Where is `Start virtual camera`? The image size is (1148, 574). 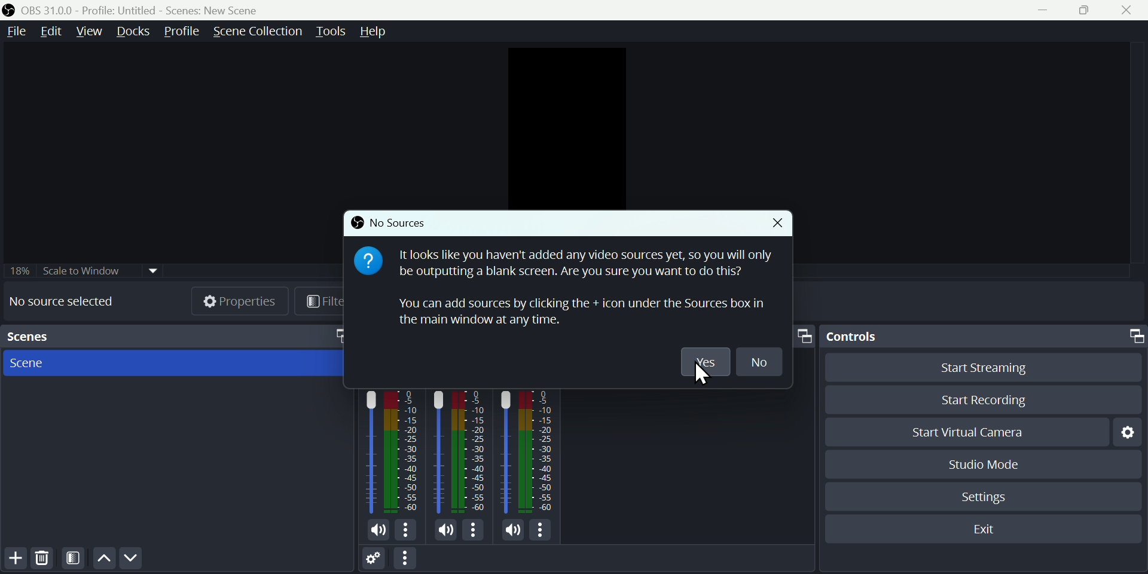
Start virtual camera is located at coordinates (968, 431).